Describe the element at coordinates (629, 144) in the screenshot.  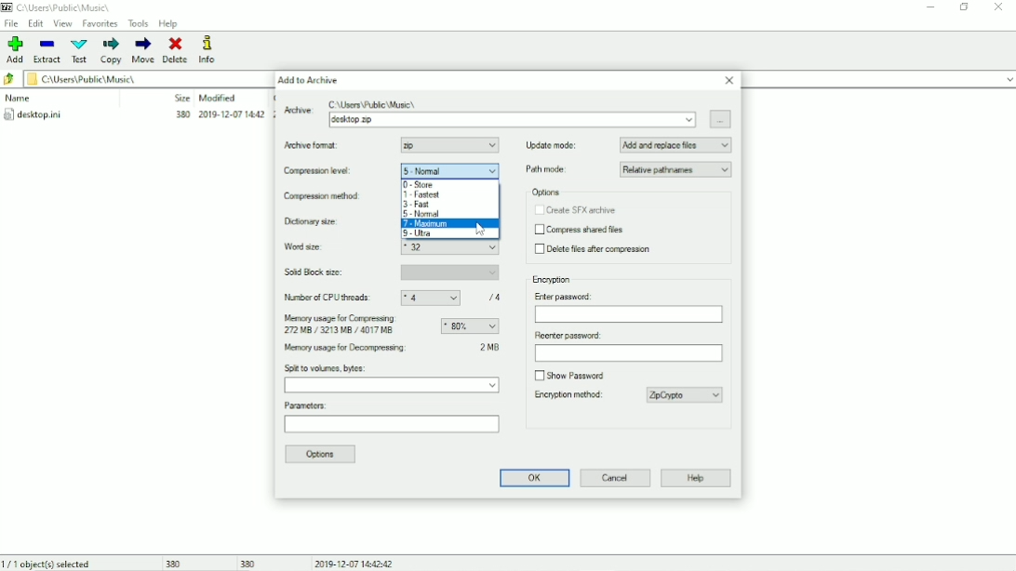
I see `Update mode` at that location.